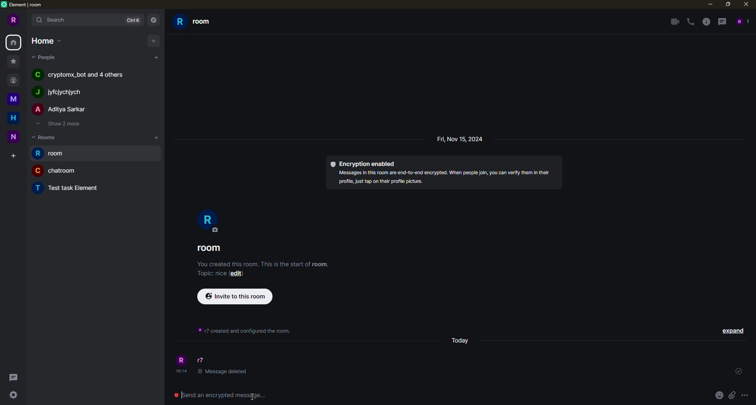 Image resolution: width=756 pixels, height=405 pixels. Describe the element at coordinates (49, 153) in the screenshot. I see `room` at that location.